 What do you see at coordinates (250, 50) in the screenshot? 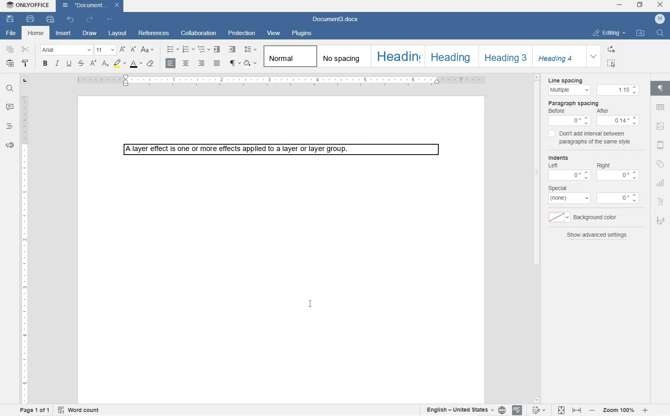
I see `PARAGRAPH LINE SPACING` at bounding box center [250, 50].